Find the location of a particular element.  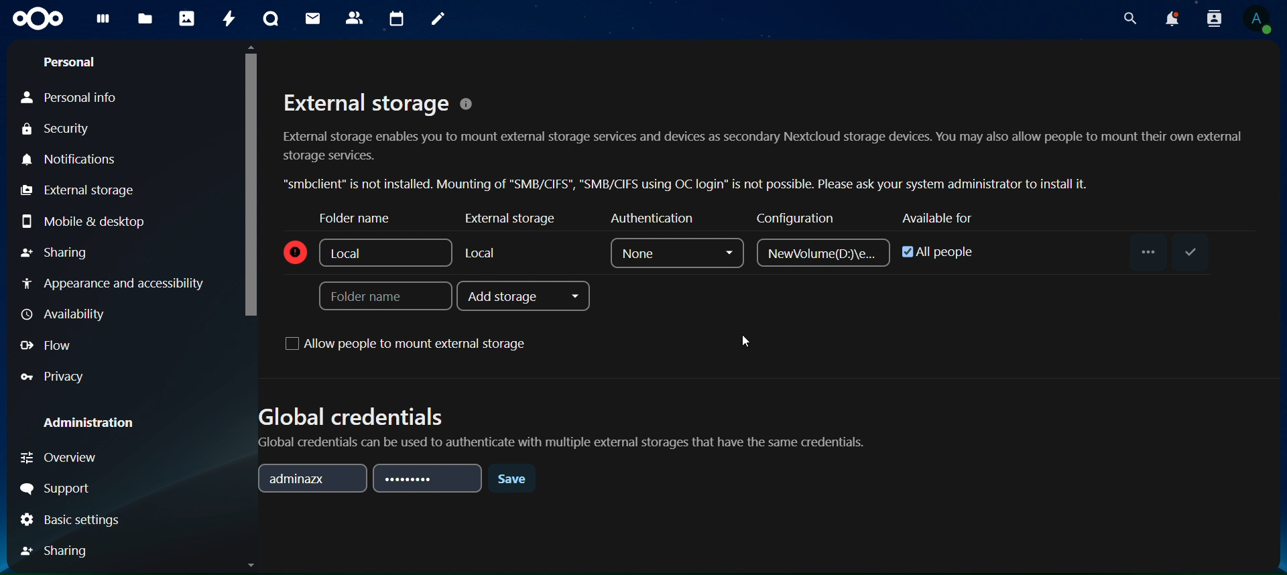

privacy is located at coordinates (52, 376).